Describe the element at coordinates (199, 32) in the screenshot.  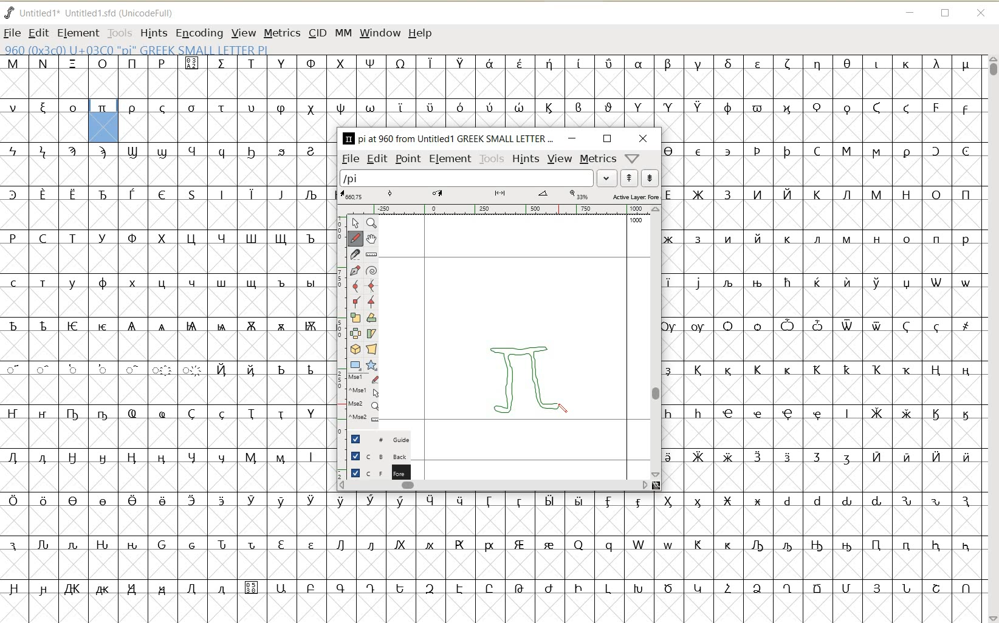
I see `ENCODING` at that location.